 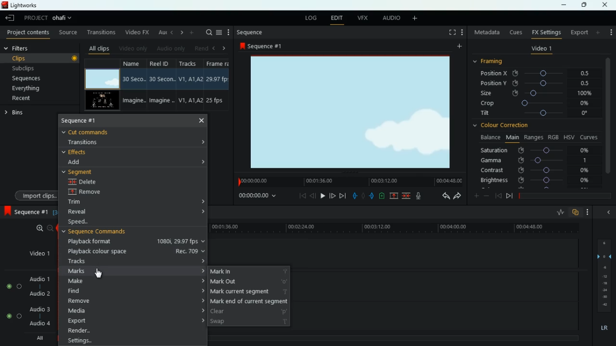 I want to click on playback colour space  Rec.709, so click(x=137, y=251).